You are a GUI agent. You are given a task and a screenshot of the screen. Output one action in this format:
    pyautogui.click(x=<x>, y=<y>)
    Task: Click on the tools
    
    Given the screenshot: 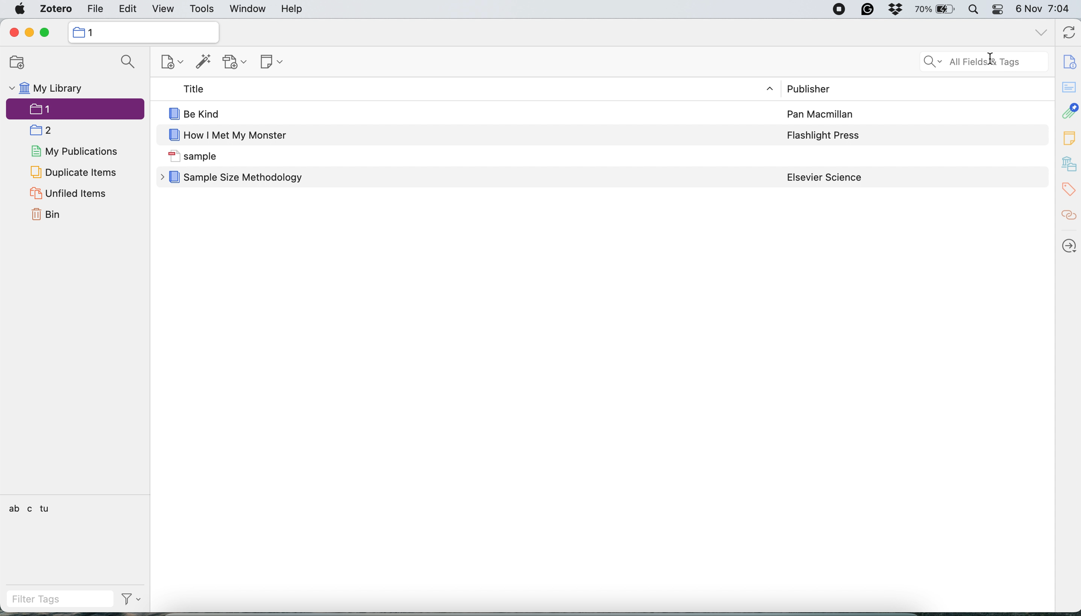 What is the action you would take?
    pyautogui.click(x=206, y=9)
    